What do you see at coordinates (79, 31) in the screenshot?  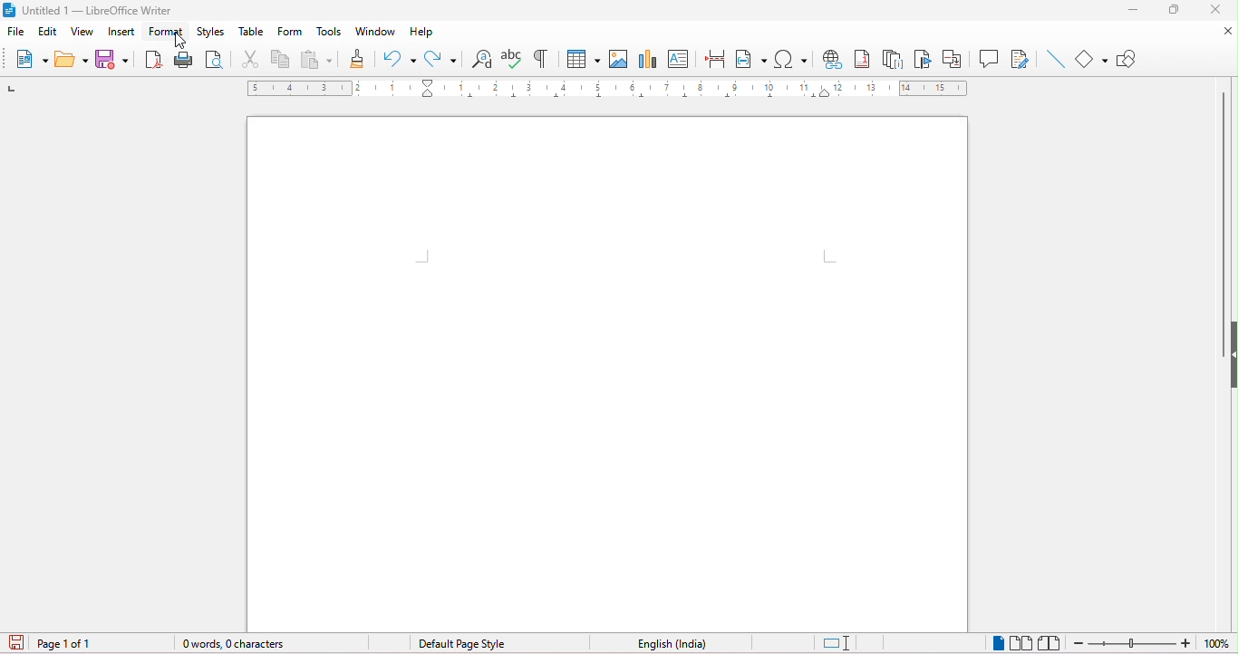 I see `` at bounding box center [79, 31].